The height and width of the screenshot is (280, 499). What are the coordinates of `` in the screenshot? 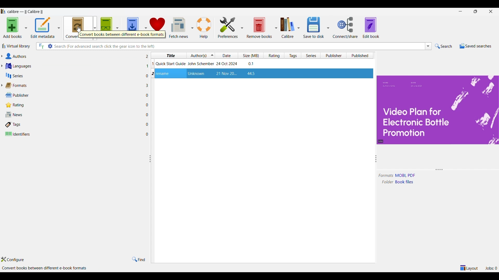 It's located at (58, 27).